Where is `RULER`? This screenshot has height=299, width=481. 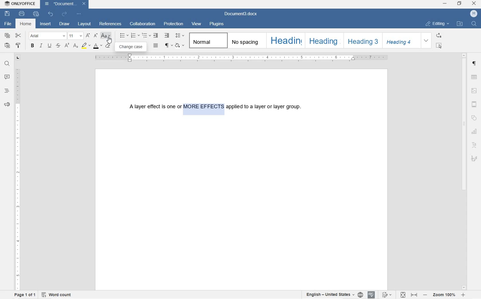 RULER is located at coordinates (17, 178).